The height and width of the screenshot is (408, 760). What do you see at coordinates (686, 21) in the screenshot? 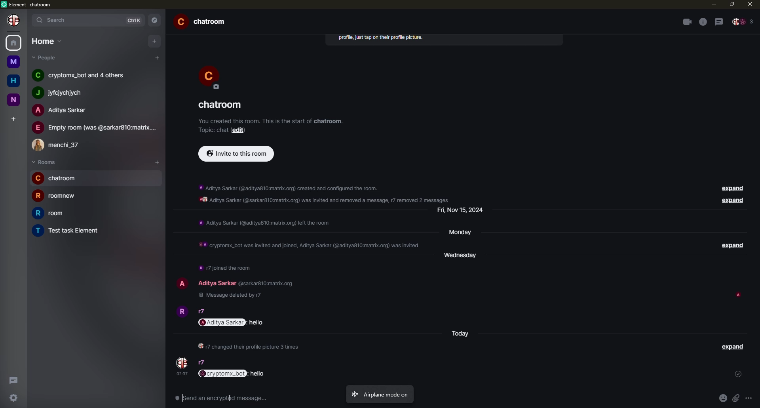
I see `video` at bounding box center [686, 21].